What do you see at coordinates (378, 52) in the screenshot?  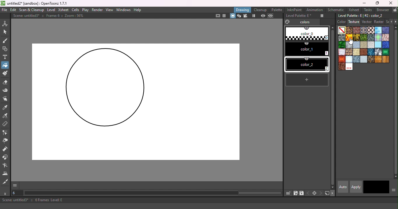 I see `Sil.bmp` at bounding box center [378, 52].